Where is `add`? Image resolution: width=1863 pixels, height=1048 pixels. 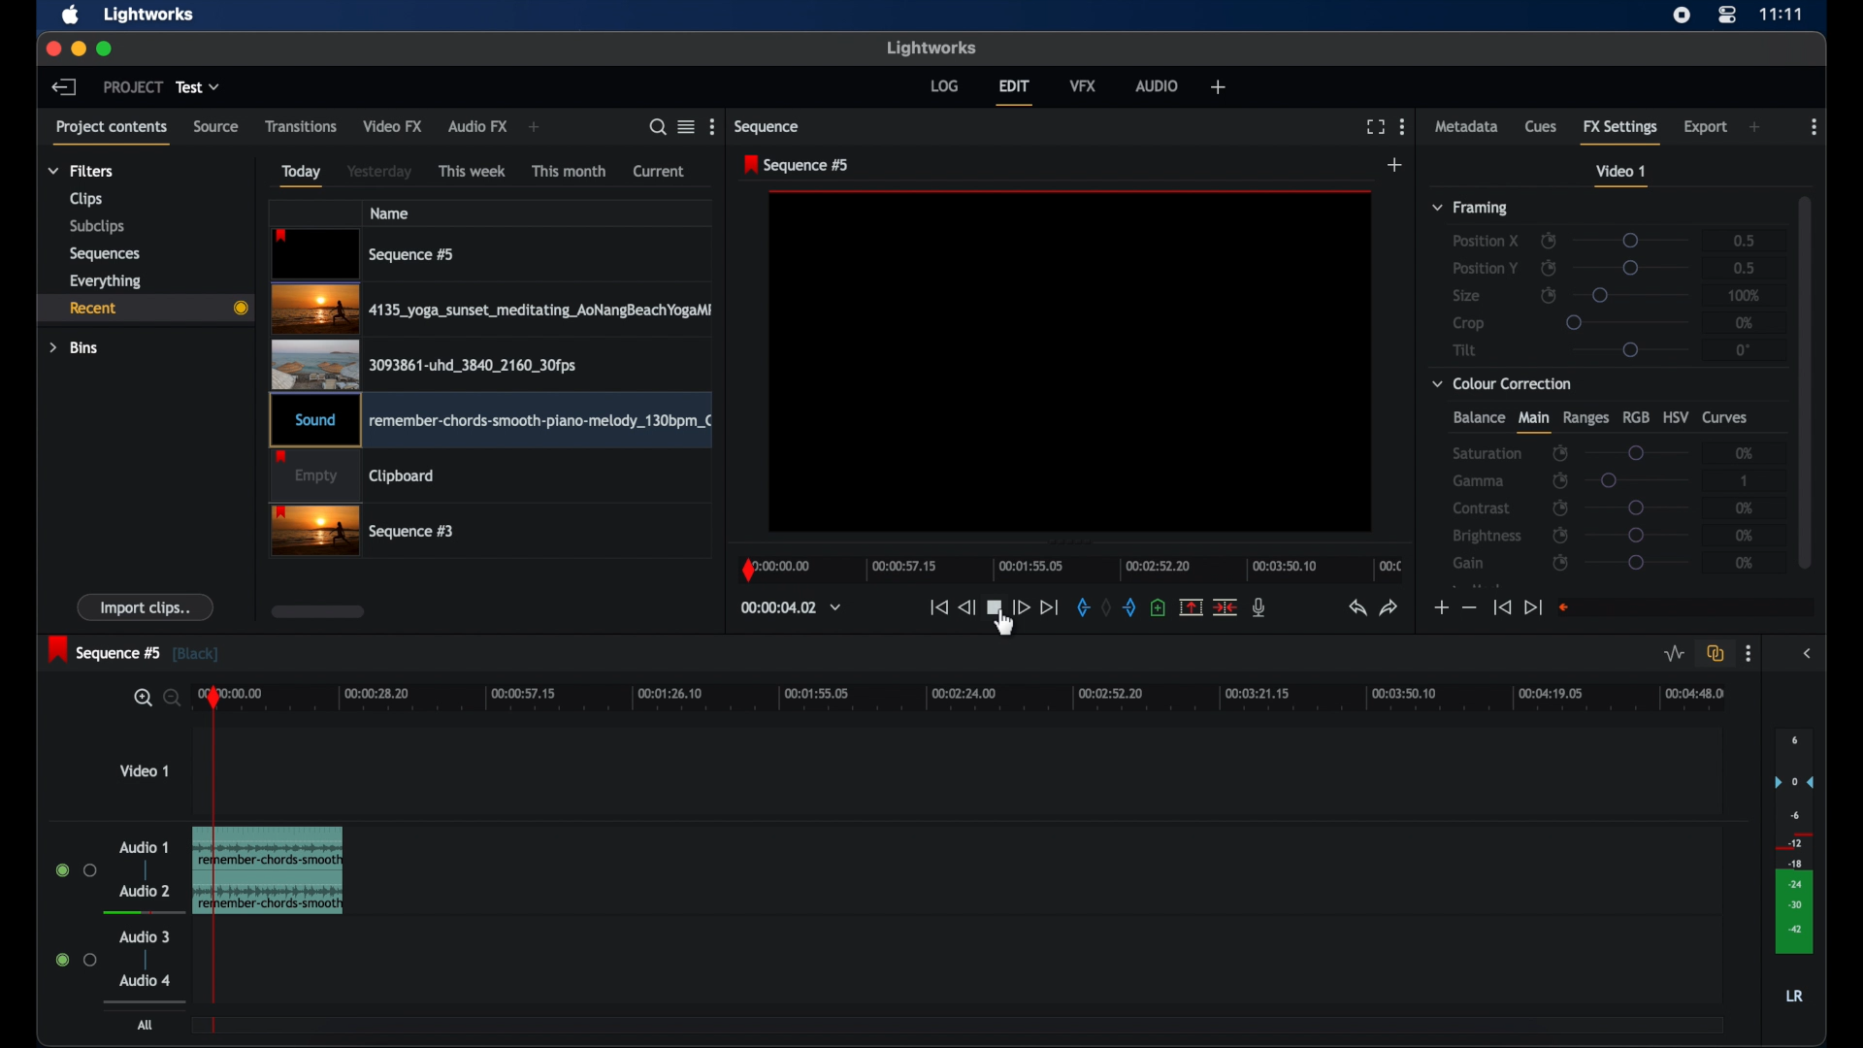
add is located at coordinates (538, 127).